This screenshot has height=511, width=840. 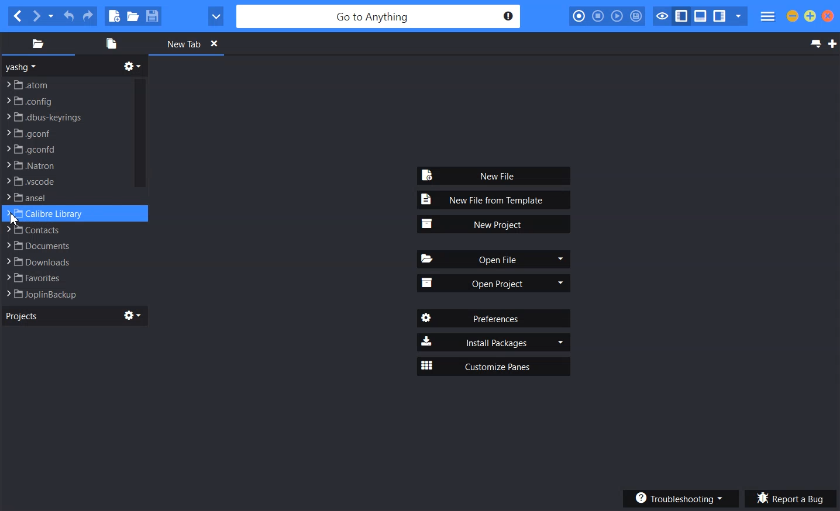 I want to click on Show/hide bottom pane, so click(x=701, y=16).